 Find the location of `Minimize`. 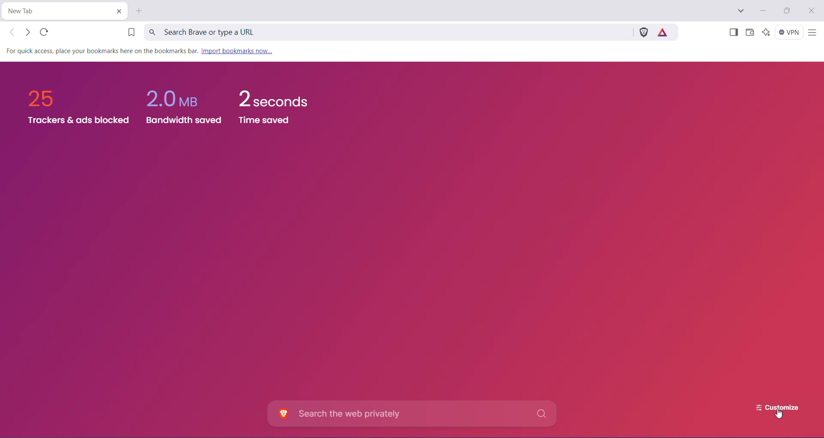

Minimize is located at coordinates (762, 11).